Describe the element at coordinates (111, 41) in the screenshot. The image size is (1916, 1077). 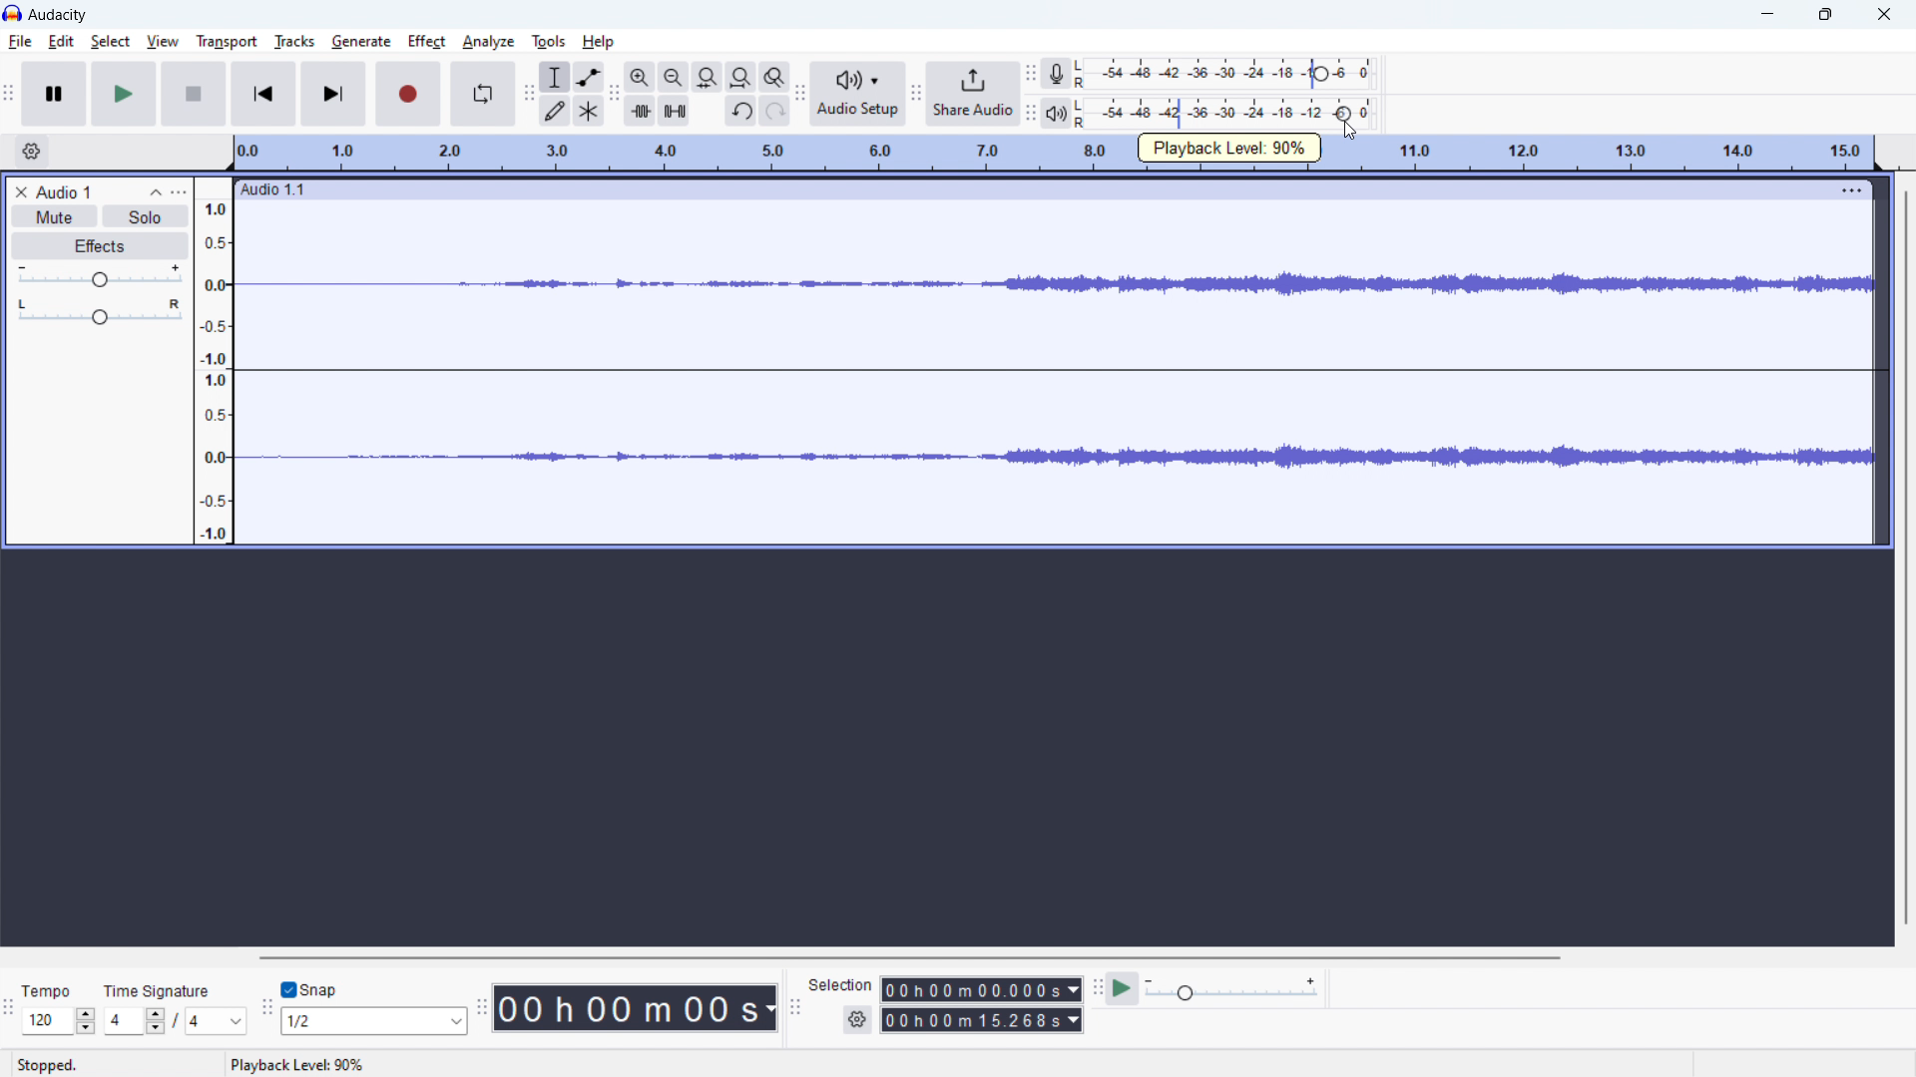
I see `select` at that location.